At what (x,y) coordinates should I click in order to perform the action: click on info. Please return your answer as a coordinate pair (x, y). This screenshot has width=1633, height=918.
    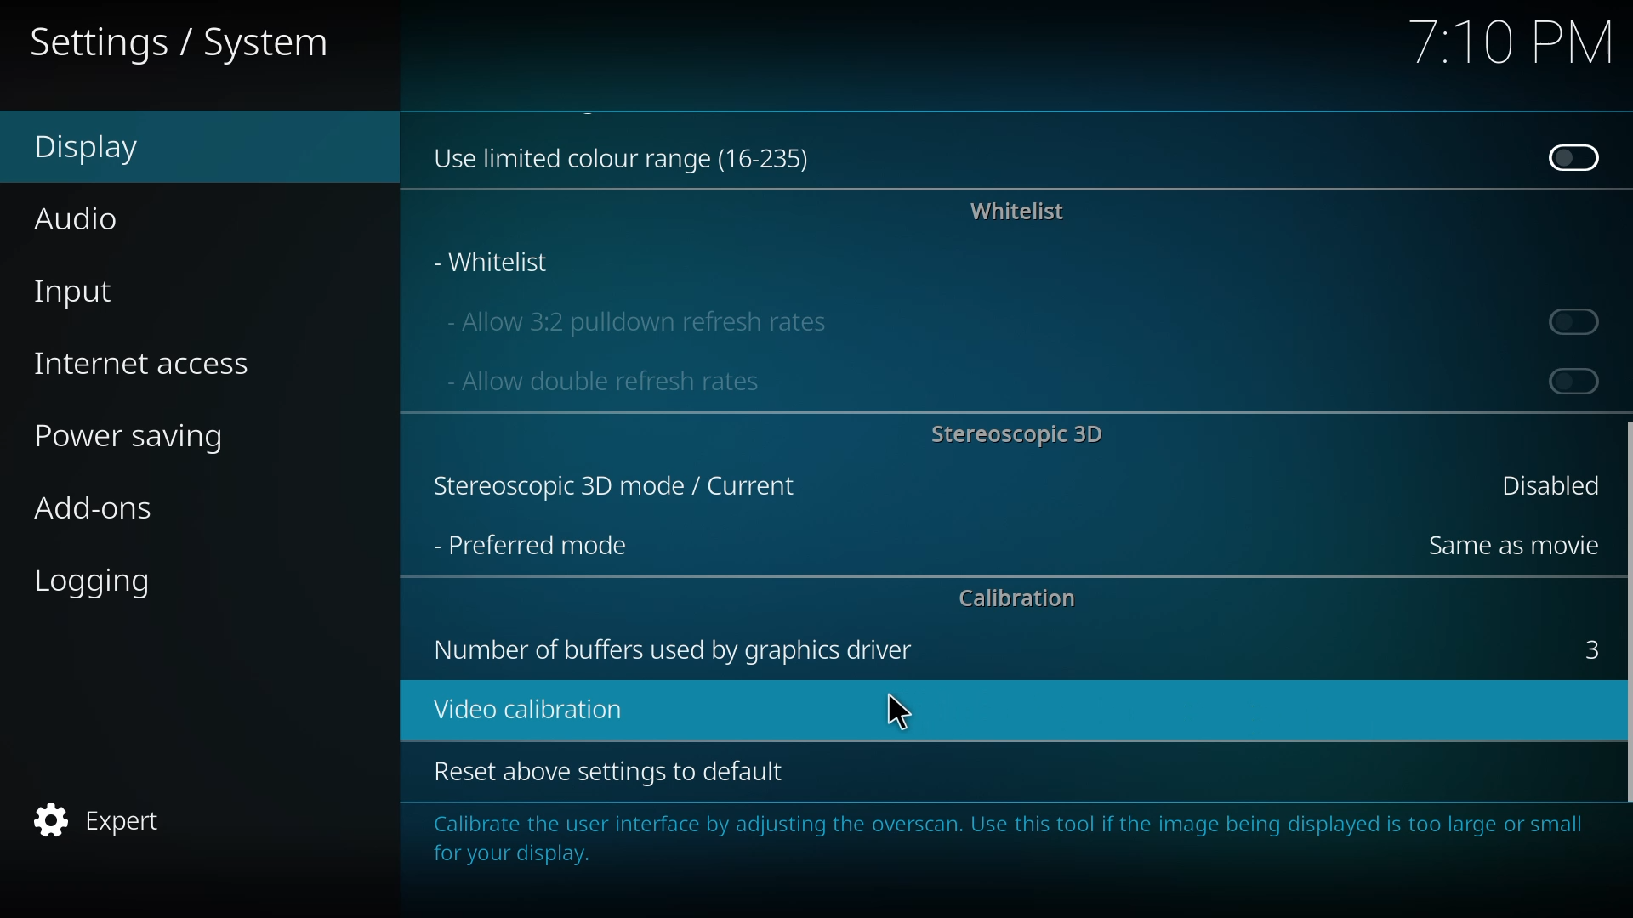
    Looking at the image, I should click on (1008, 842).